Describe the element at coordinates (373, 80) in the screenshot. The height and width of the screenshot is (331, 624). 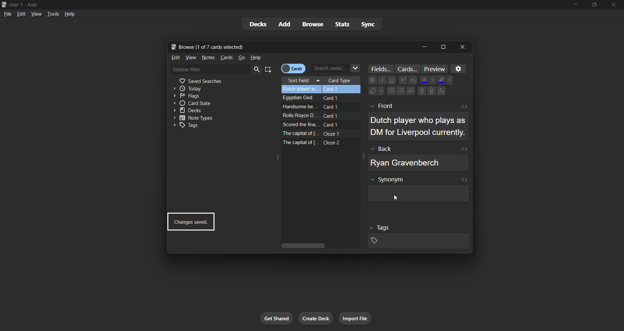
I see `B` at that location.